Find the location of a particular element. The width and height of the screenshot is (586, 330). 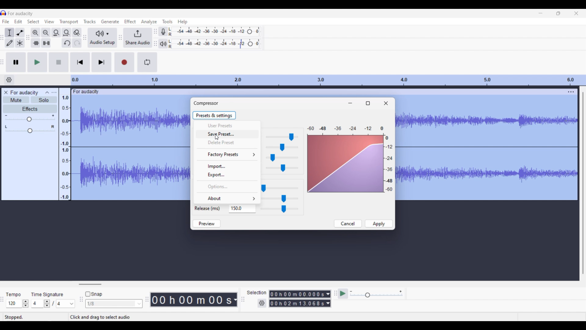

Share audio is located at coordinates (137, 38).